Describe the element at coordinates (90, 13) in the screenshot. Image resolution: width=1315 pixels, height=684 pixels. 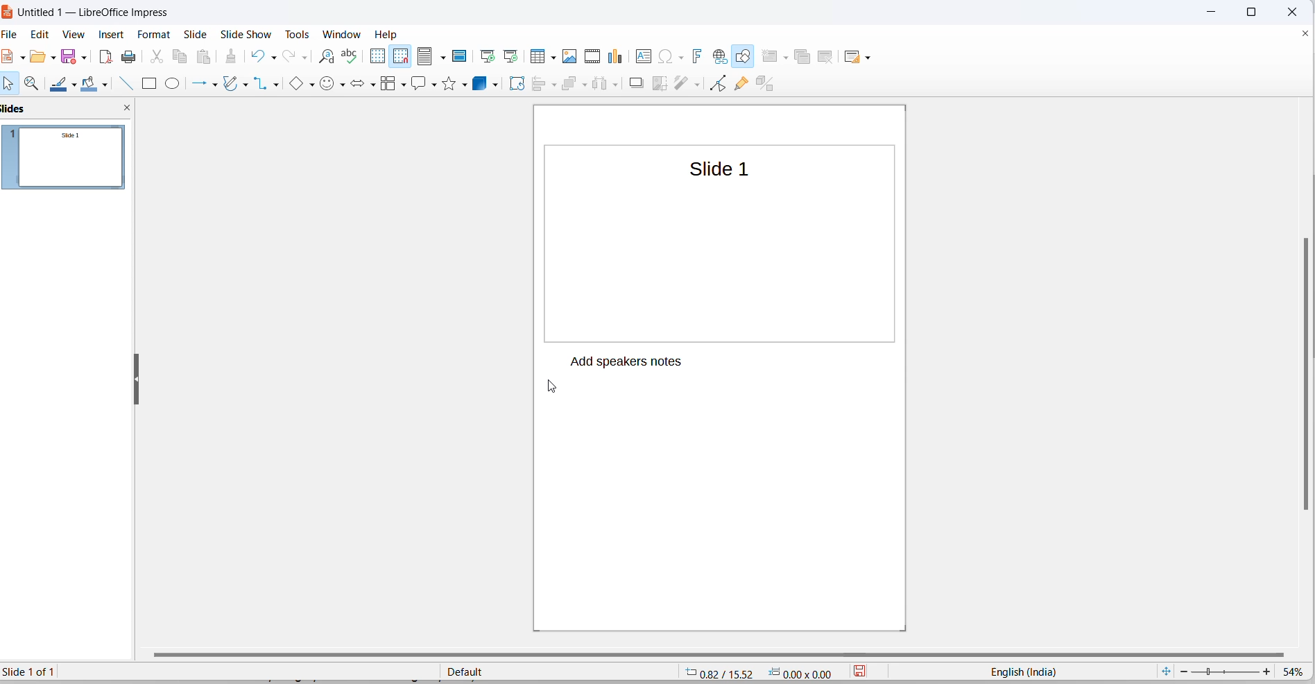
I see `file title` at that location.